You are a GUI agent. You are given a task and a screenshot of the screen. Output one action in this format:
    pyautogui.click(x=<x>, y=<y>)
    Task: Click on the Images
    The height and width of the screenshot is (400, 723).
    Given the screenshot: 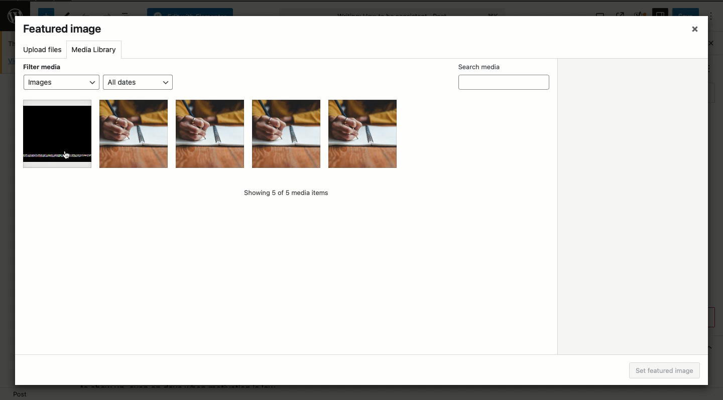 What is the action you would take?
    pyautogui.click(x=60, y=83)
    